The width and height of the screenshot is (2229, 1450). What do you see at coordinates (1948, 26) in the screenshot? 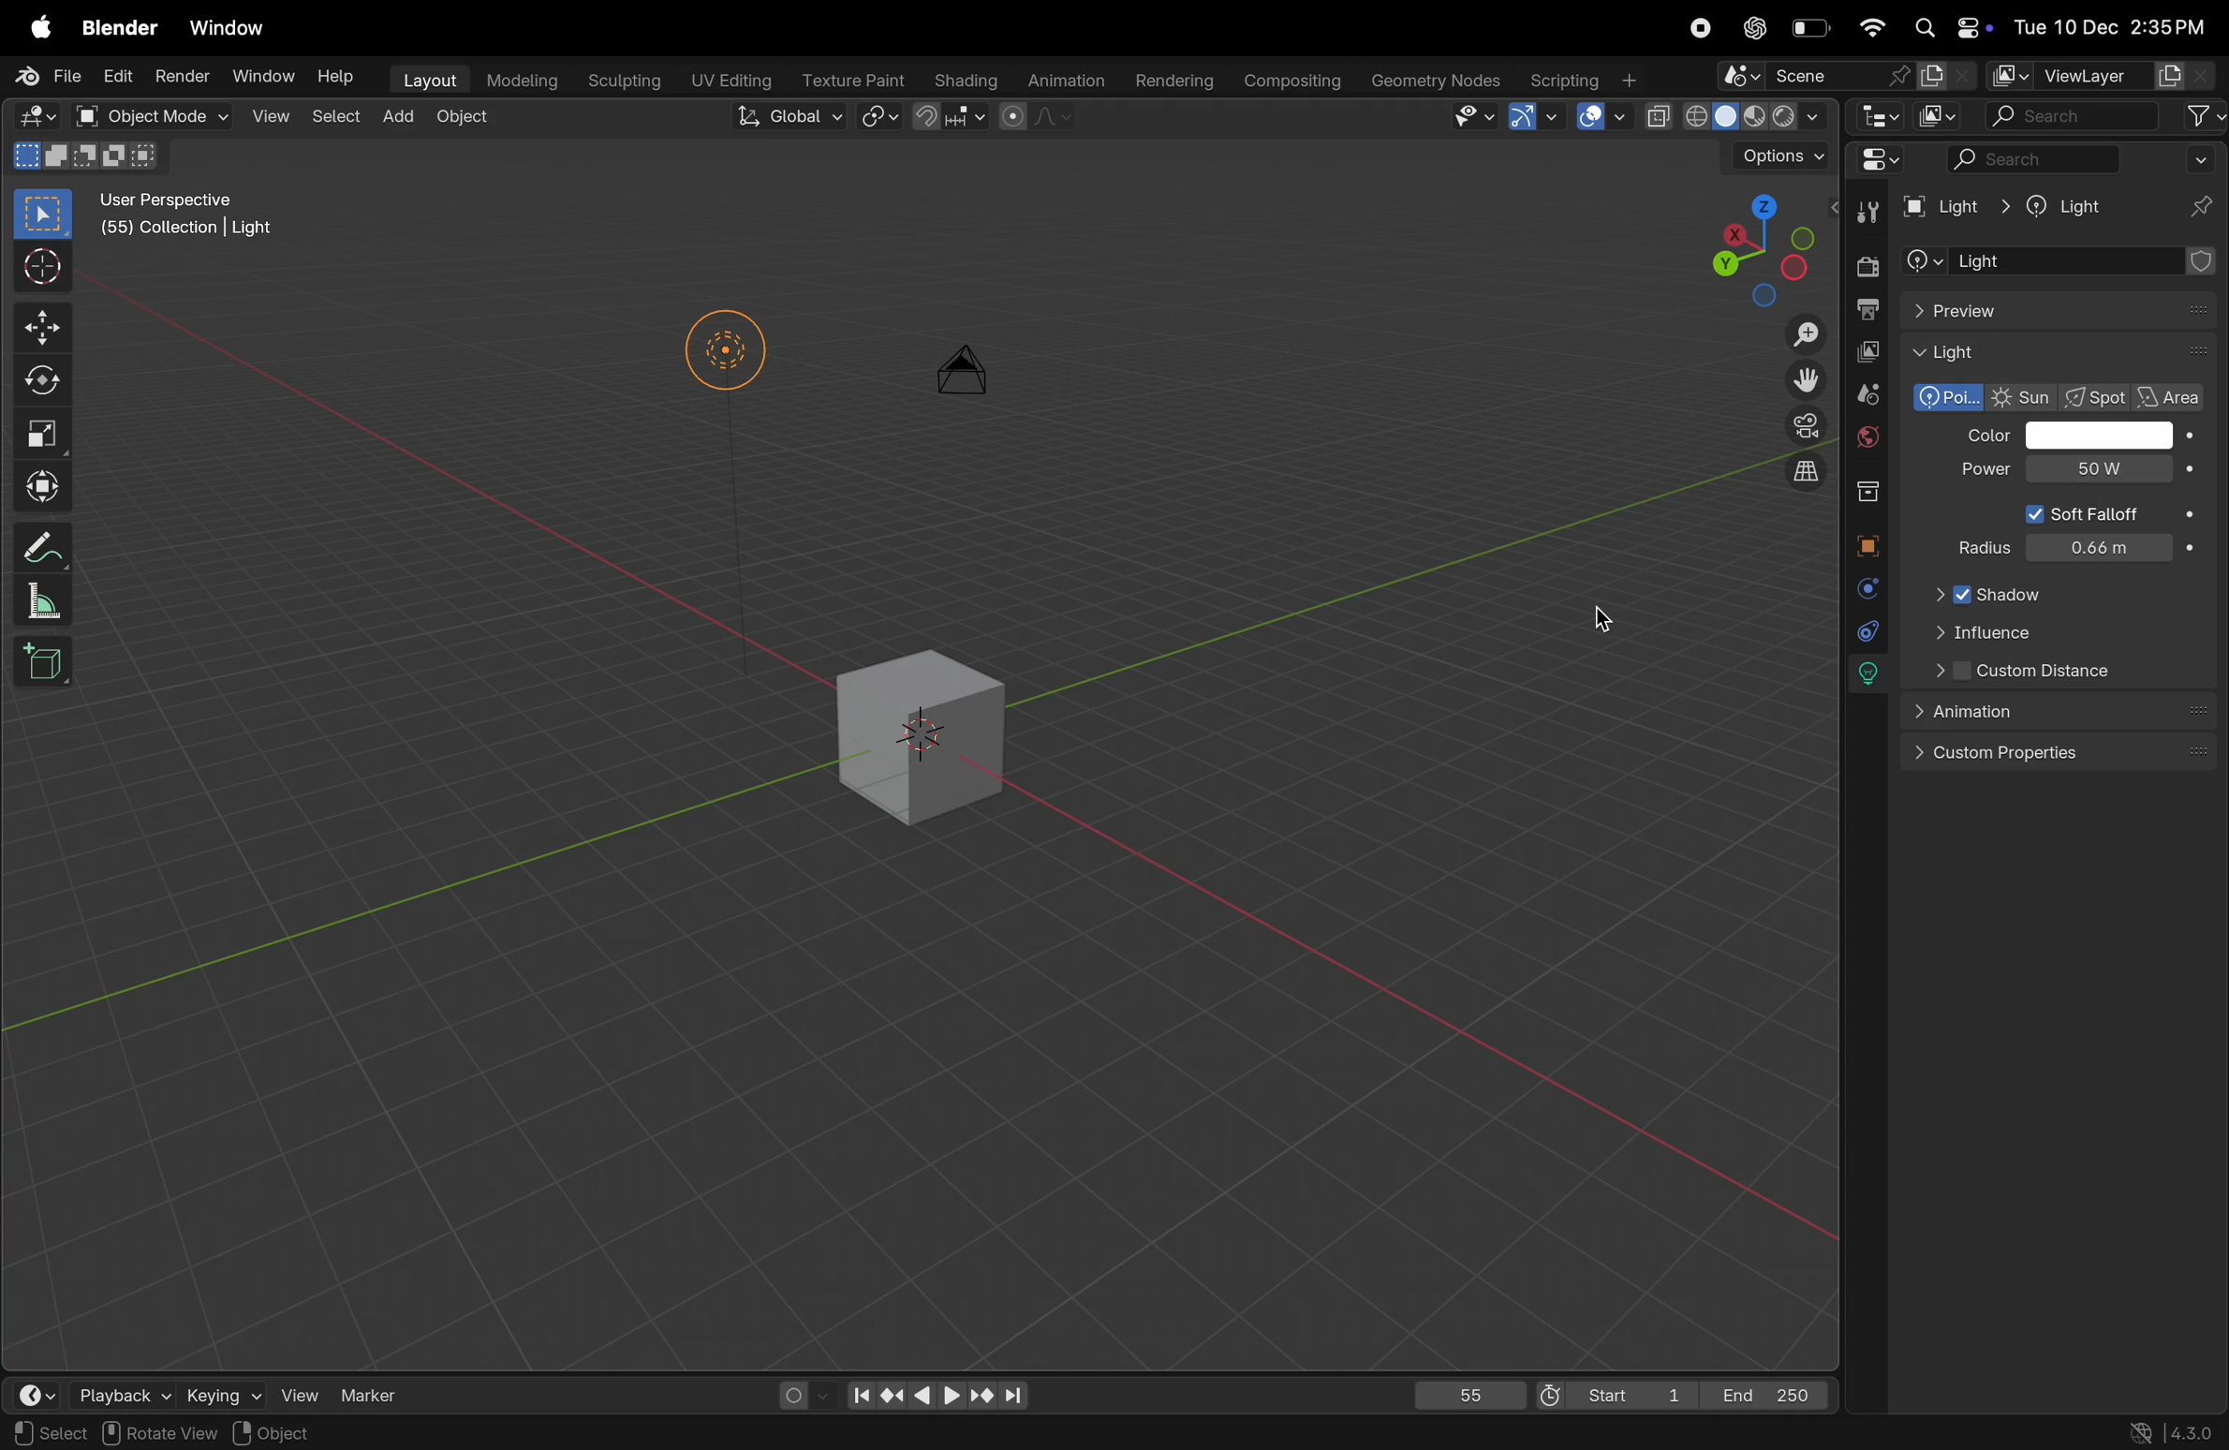
I see `apple widgets` at bounding box center [1948, 26].